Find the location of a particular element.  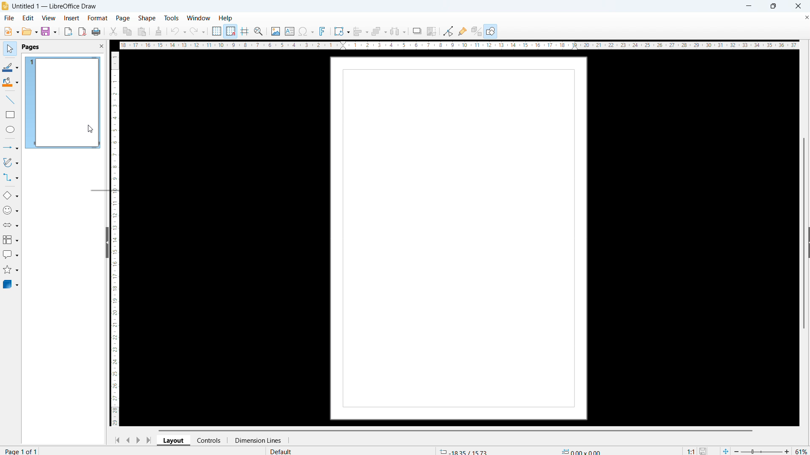

zoom level is located at coordinates (802, 450).